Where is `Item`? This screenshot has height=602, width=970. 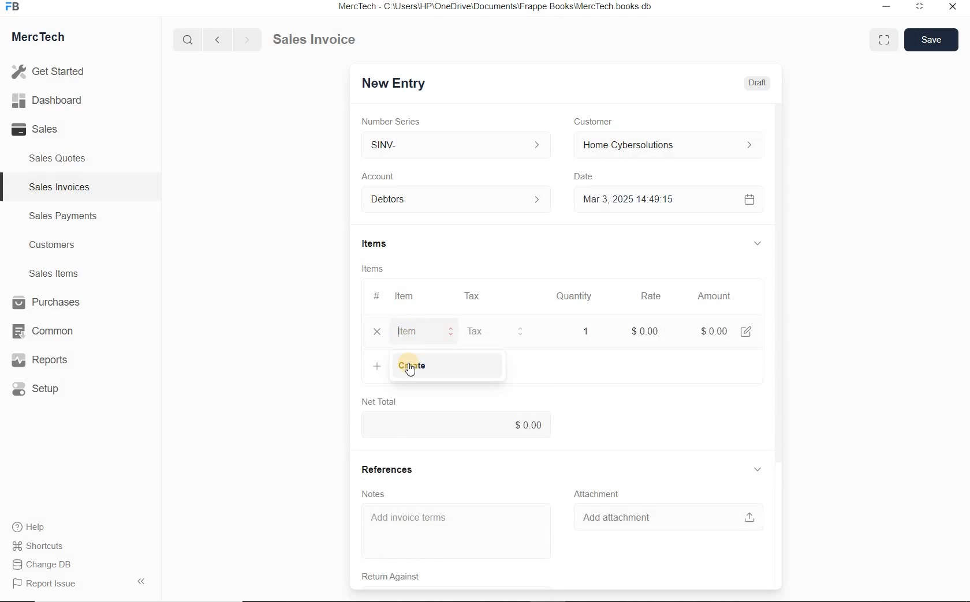 Item is located at coordinates (405, 296).